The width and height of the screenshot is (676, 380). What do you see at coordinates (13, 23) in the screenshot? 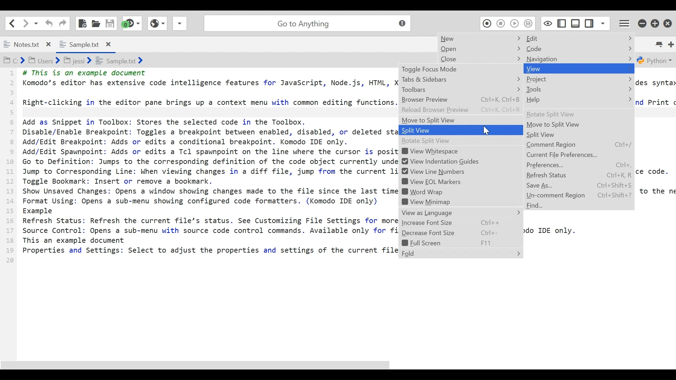
I see `Go back one location` at bounding box center [13, 23].